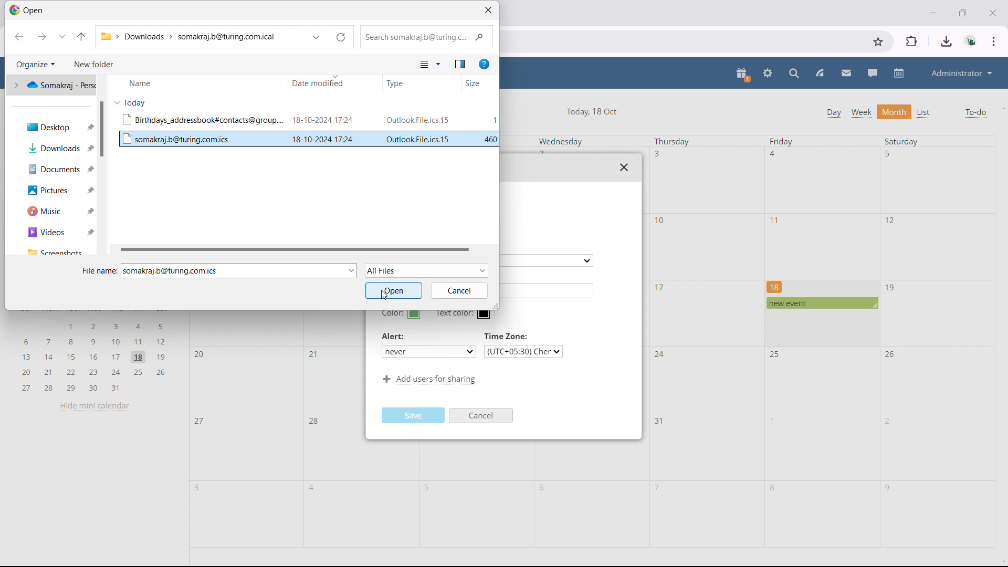 The height and width of the screenshot is (567, 1008). I want to click on Birthdays_addressbook#contacts@group...., so click(202, 119).